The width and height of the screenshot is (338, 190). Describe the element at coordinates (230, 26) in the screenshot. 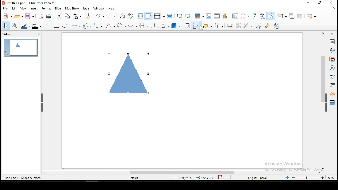

I see `shadow` at that location.